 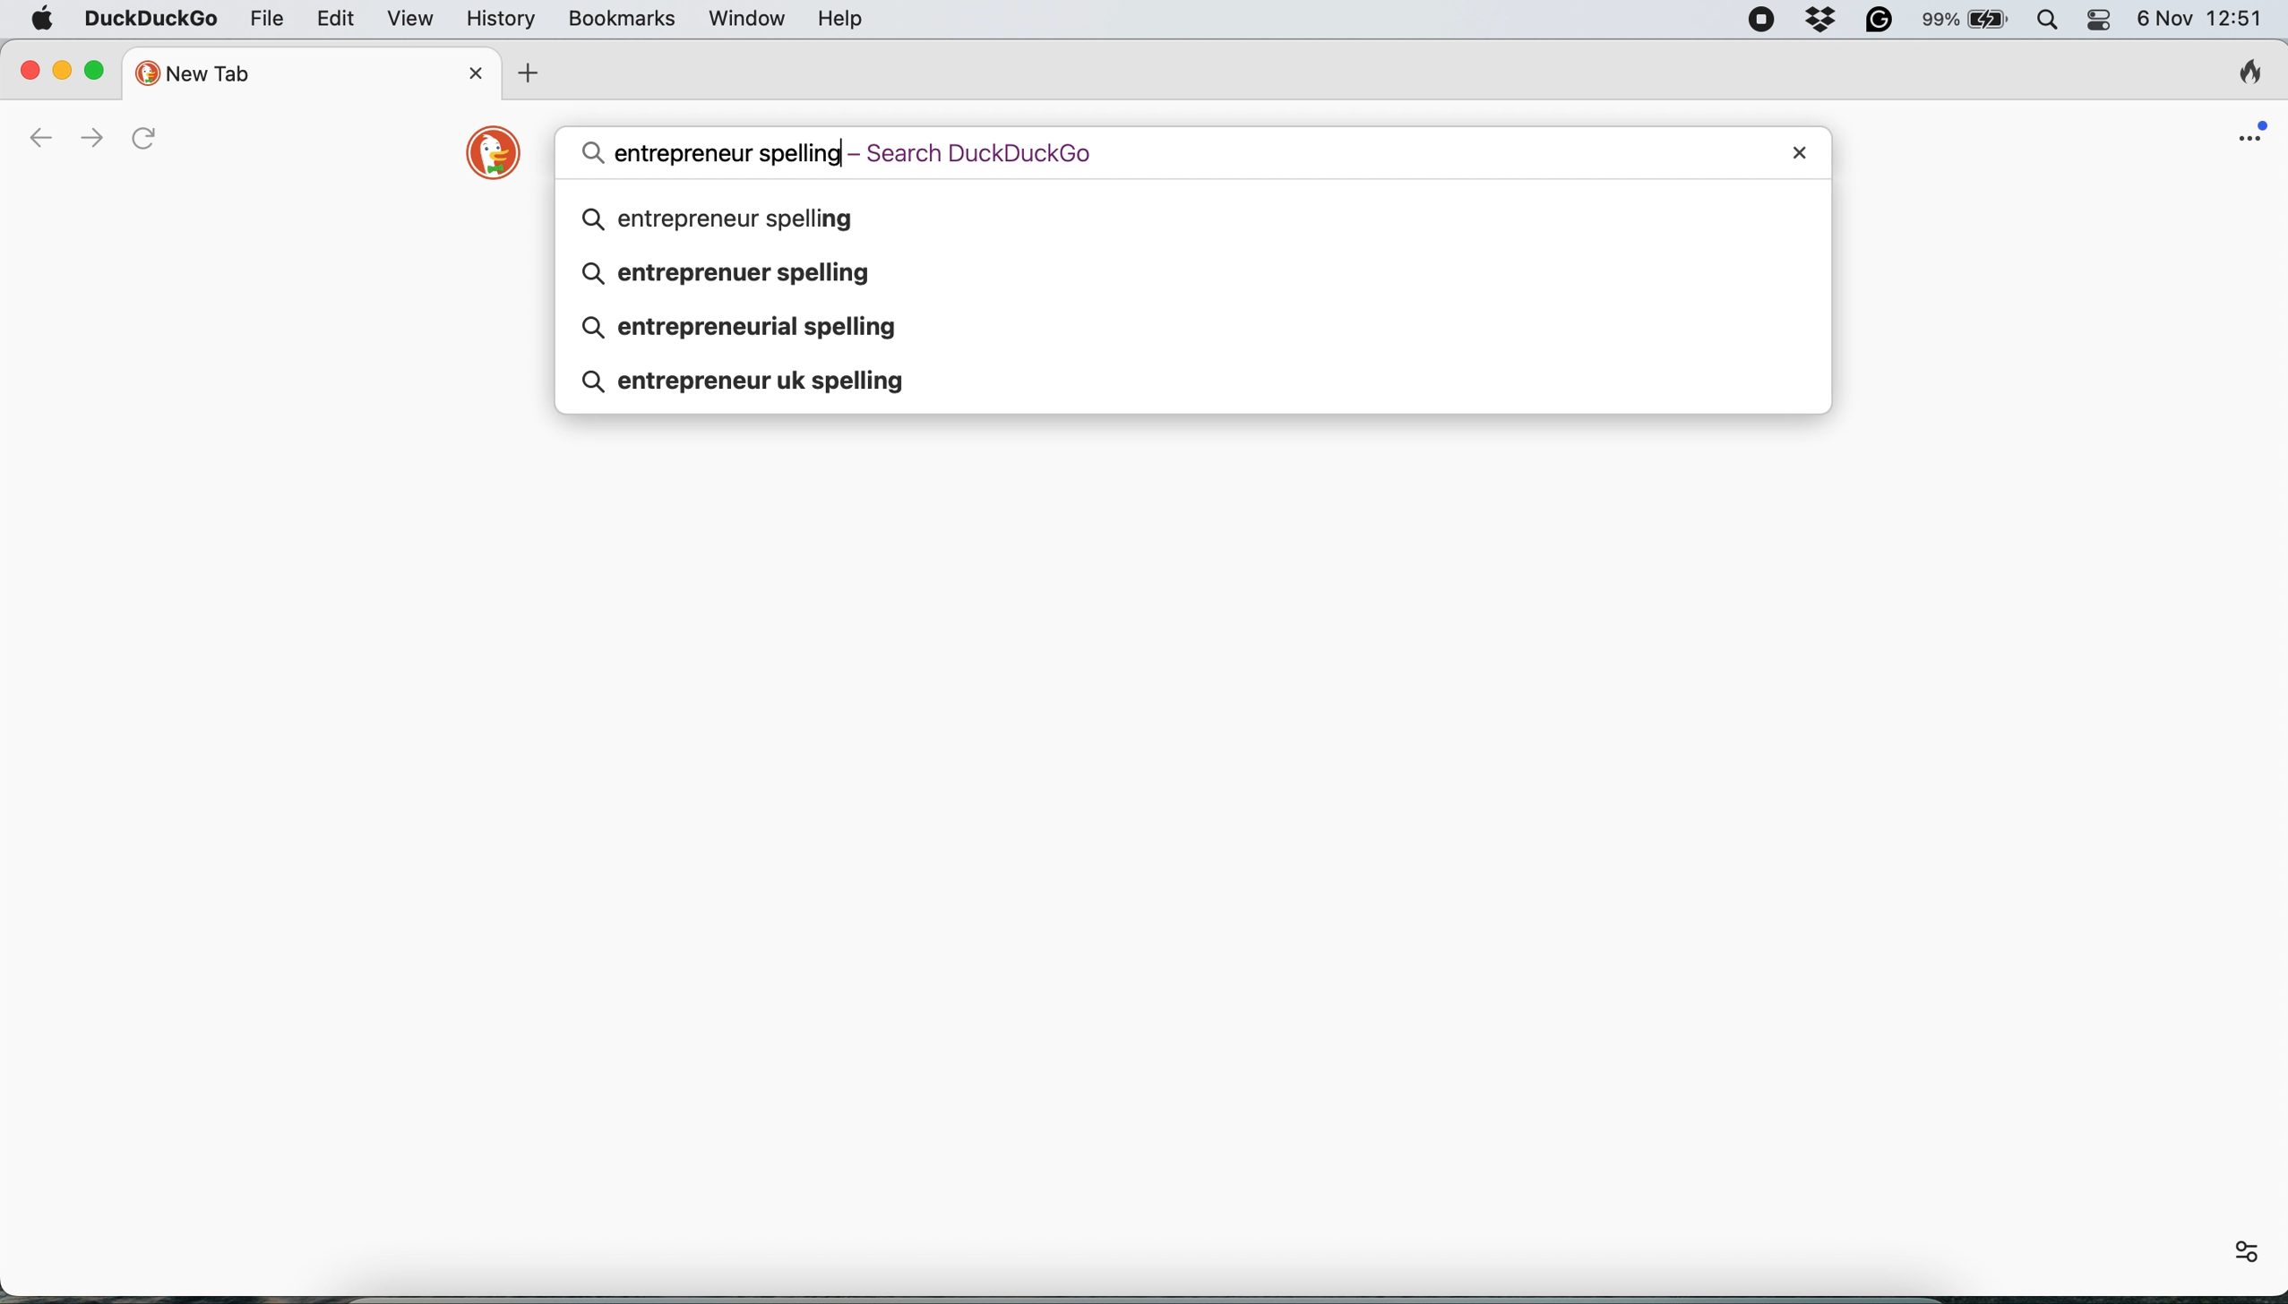 I want to click on file, so click(x=263, y=20).